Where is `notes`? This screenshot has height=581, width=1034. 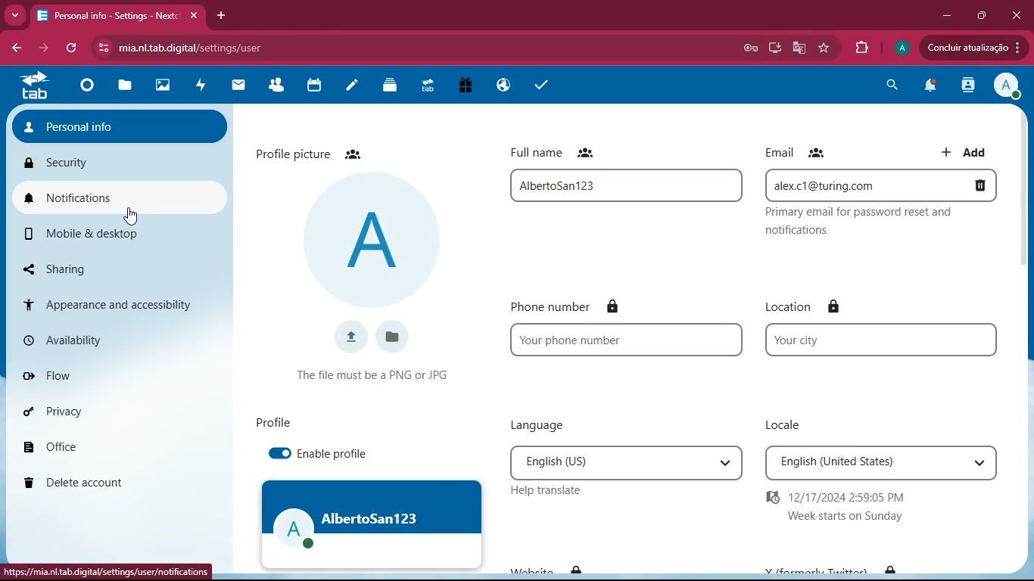
notes is located at coordinates (352, 88).